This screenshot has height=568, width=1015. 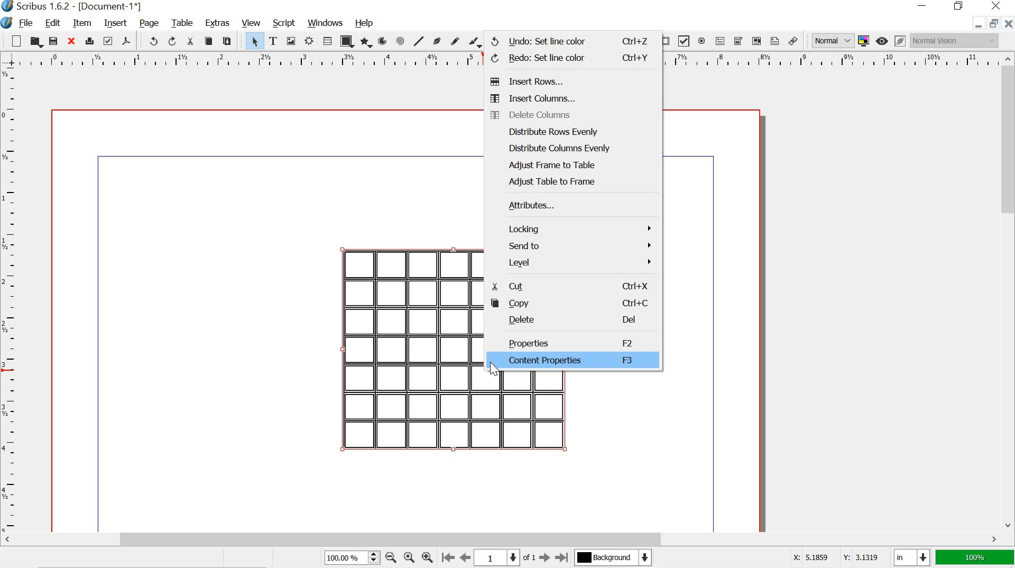 What do you see at coordinates (329, 40) in the screenshot?
I see `table` at bounding box center [329, 40].